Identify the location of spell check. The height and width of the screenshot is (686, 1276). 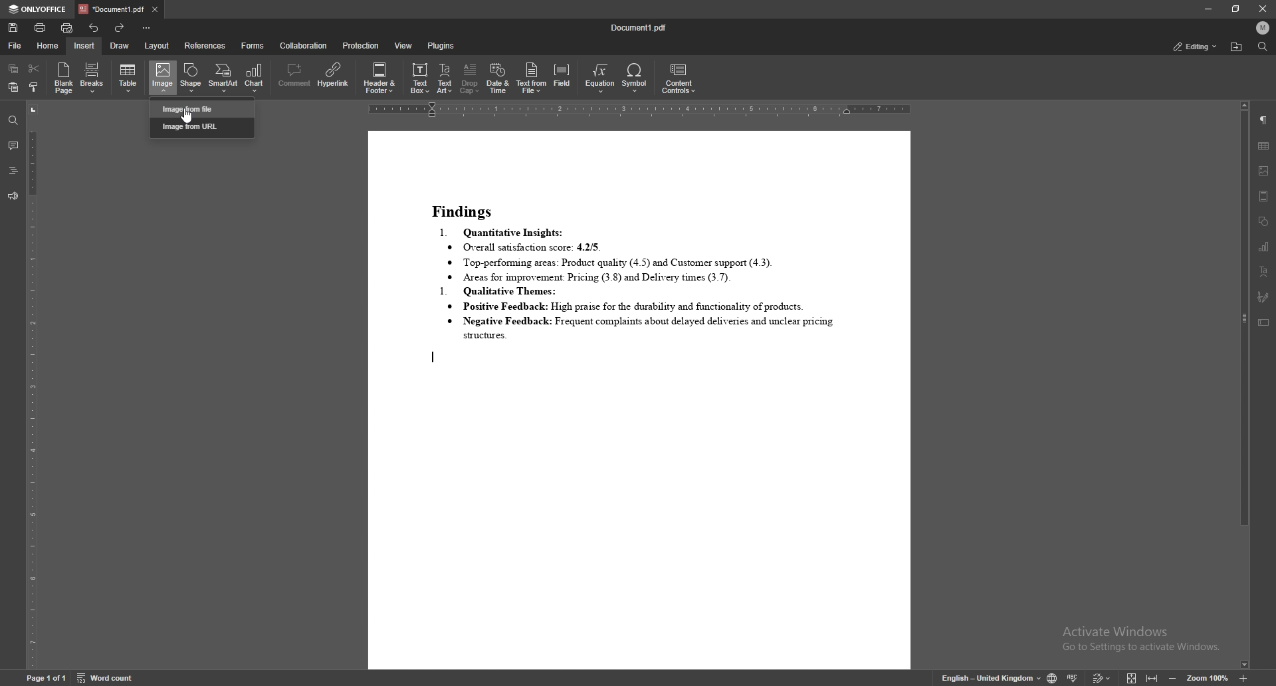
(1073, 678).